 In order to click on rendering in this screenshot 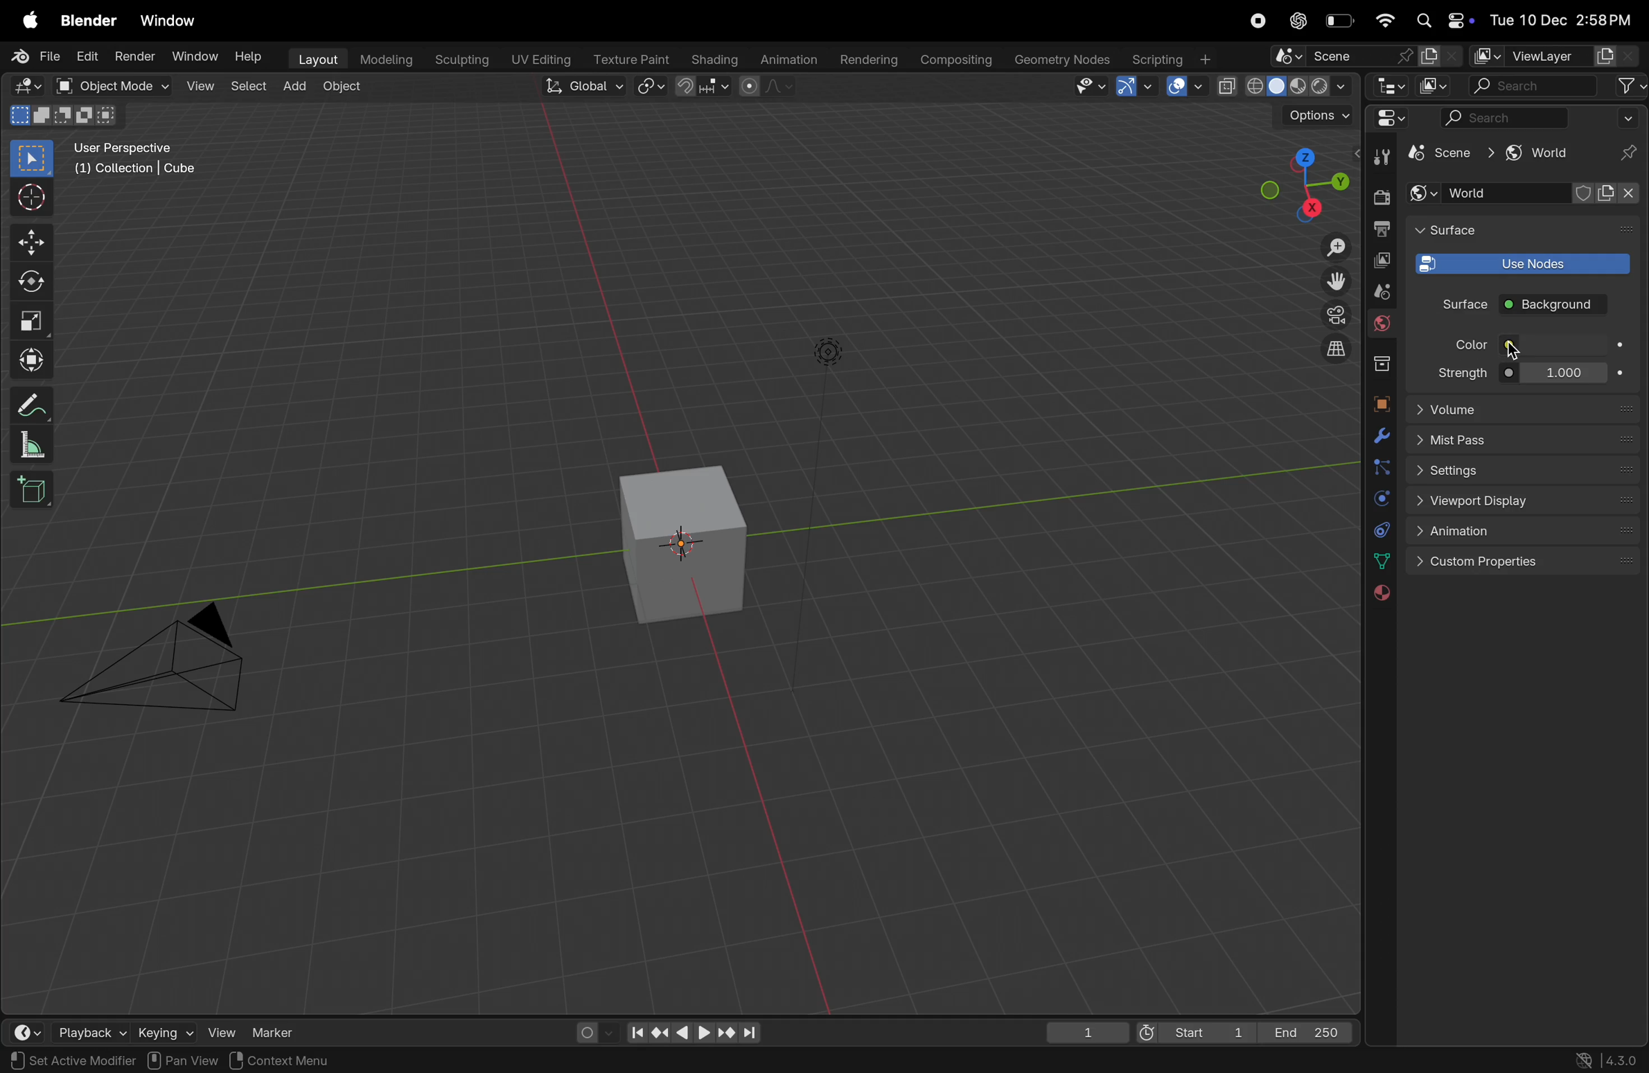, I will do `click(866, 60)`.